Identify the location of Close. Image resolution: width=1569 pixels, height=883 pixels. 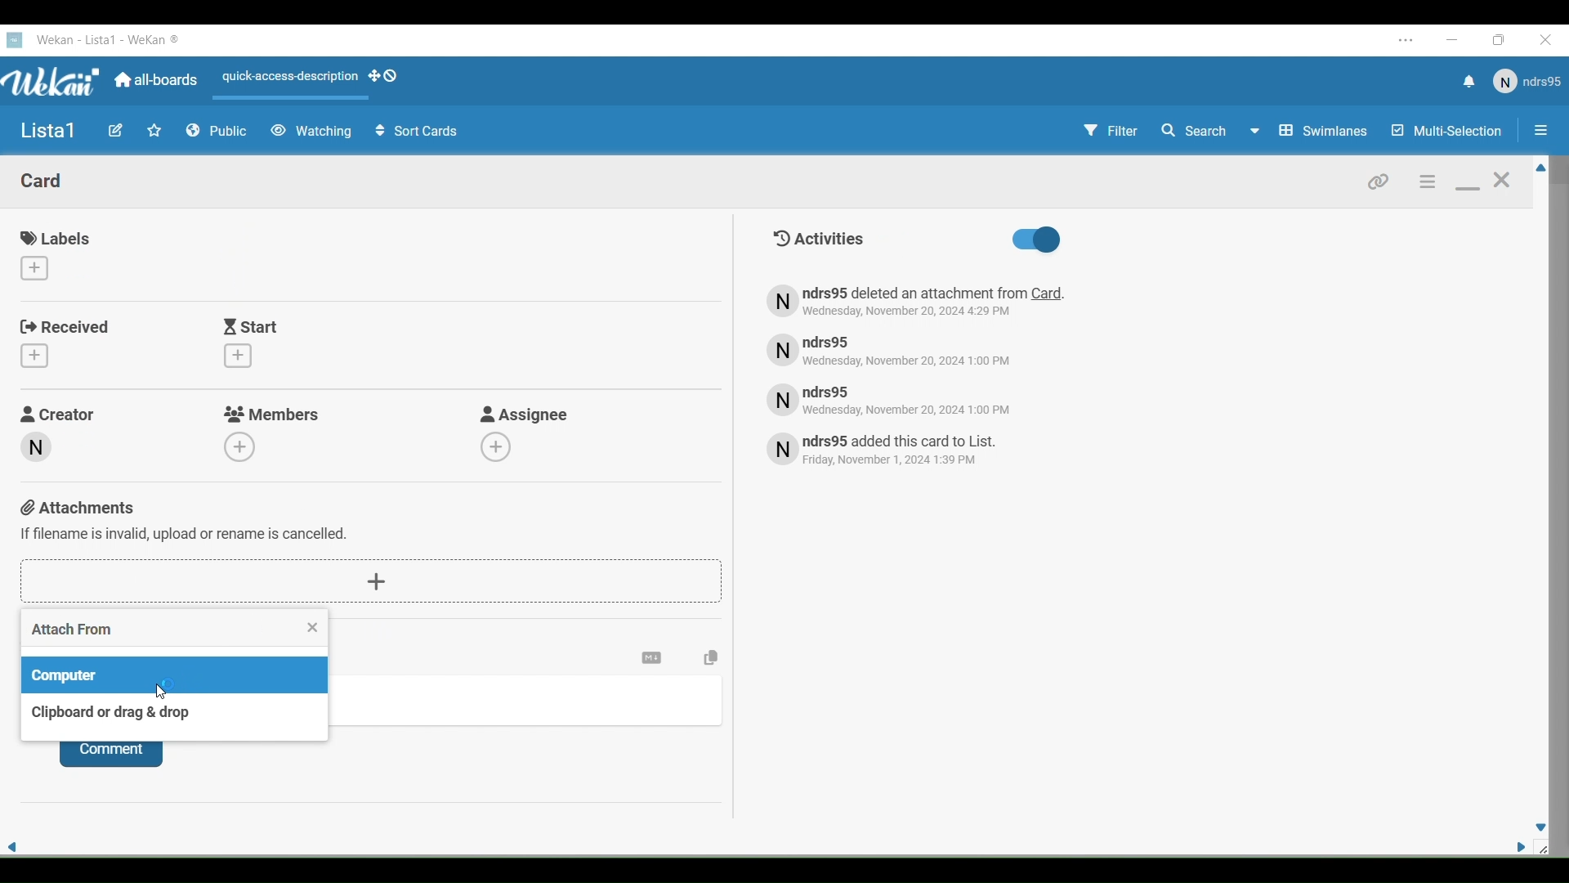
(313, 627).